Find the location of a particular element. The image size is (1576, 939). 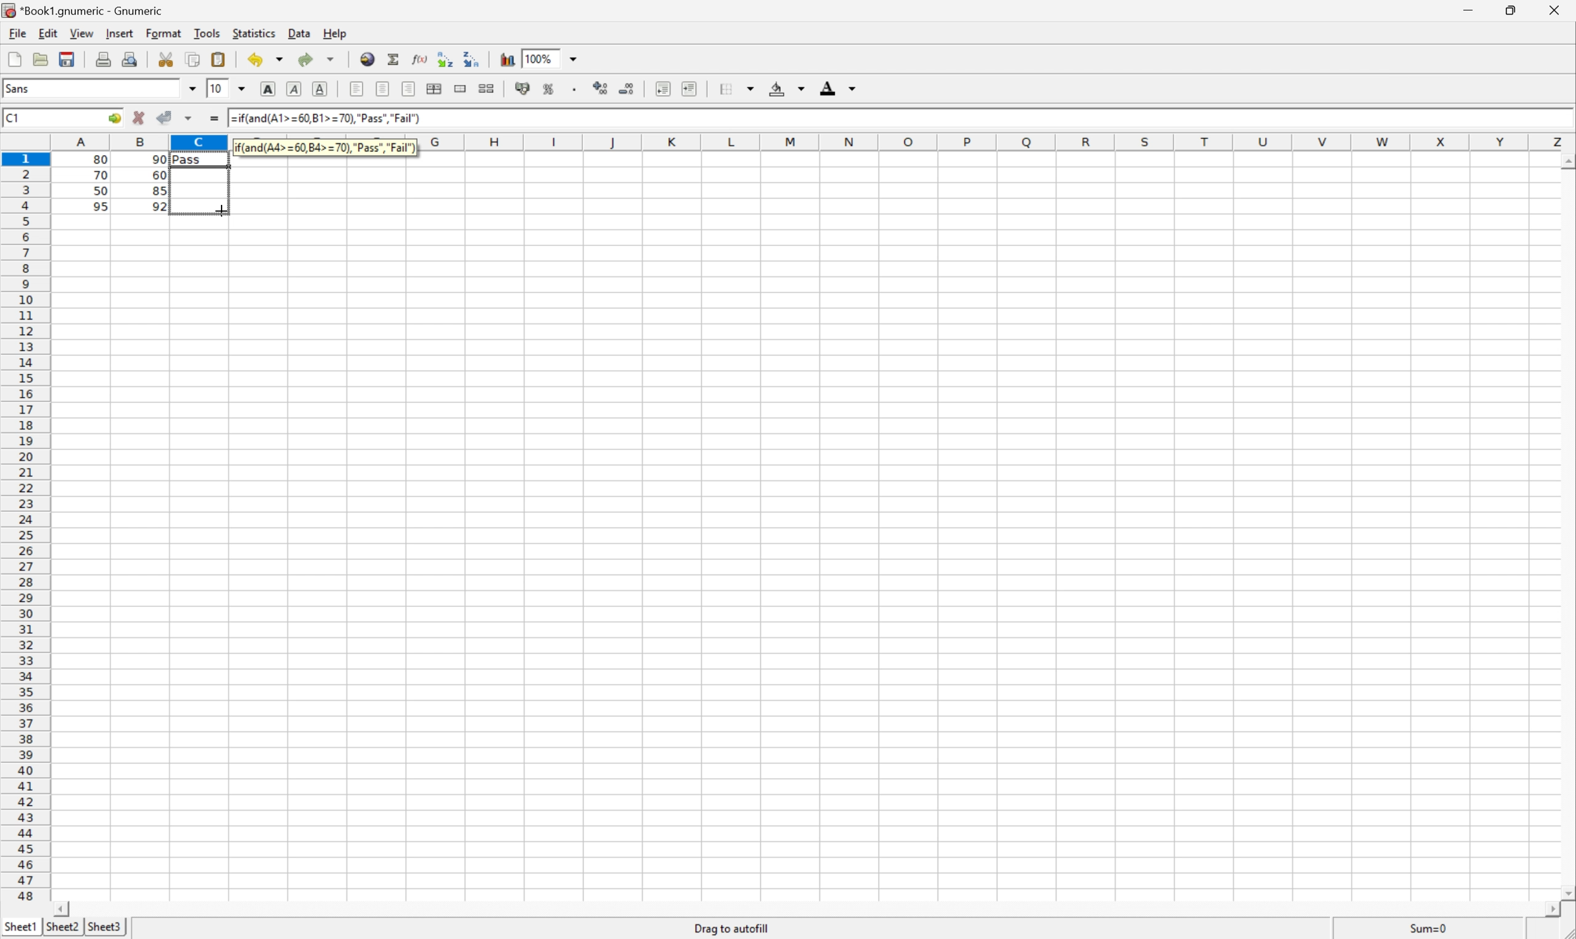

=if(and(A1>=60,B1>=70),"Pass","Fail") is located at coordinates (335, 119).